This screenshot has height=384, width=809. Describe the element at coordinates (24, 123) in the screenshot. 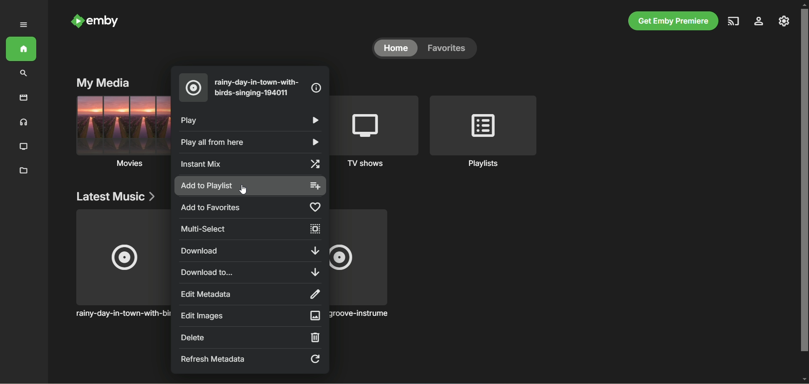

I see `music` at that location.